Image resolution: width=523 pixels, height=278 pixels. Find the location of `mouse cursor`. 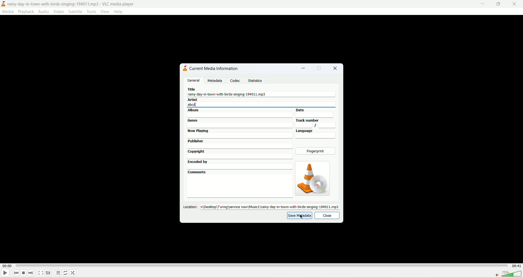

mouse cursor is located at coordinates (303, 217).